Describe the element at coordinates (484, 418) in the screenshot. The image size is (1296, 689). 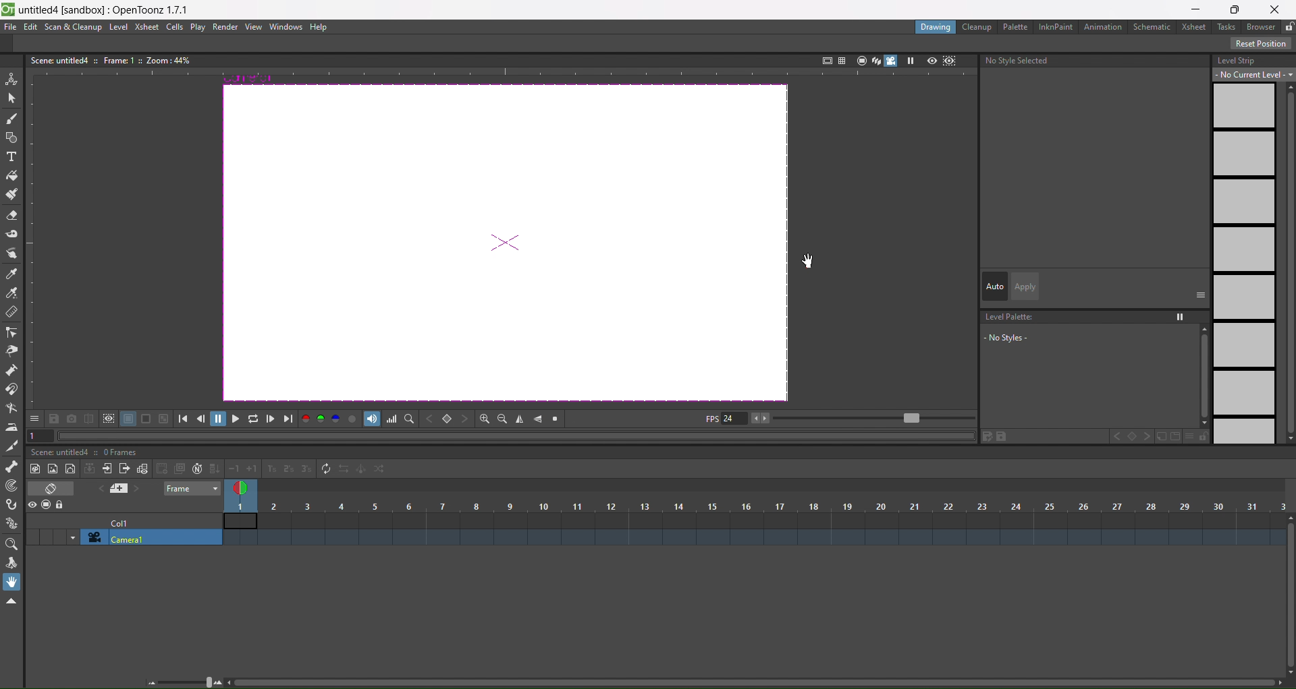
I see `zoomin` at that location.